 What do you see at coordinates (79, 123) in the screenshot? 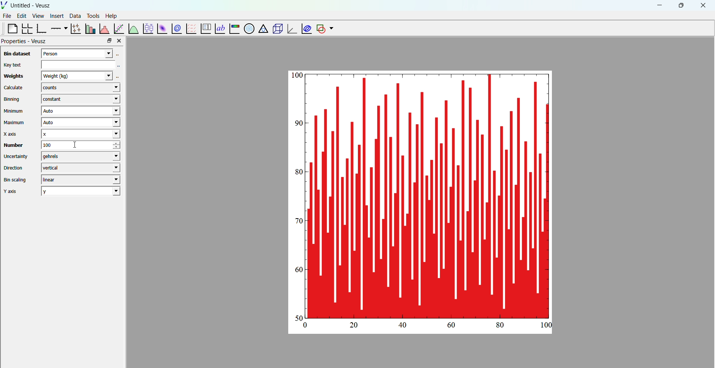
I see `Auto ` at bounding box center [79, 123].